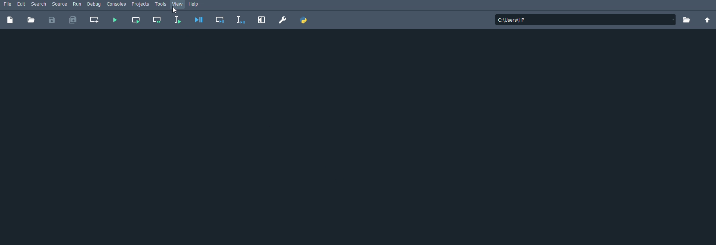 The image size is (716, 245). Describe the element at coordinates (117, 5) in the screenshot. I see `Consoles` at that location.